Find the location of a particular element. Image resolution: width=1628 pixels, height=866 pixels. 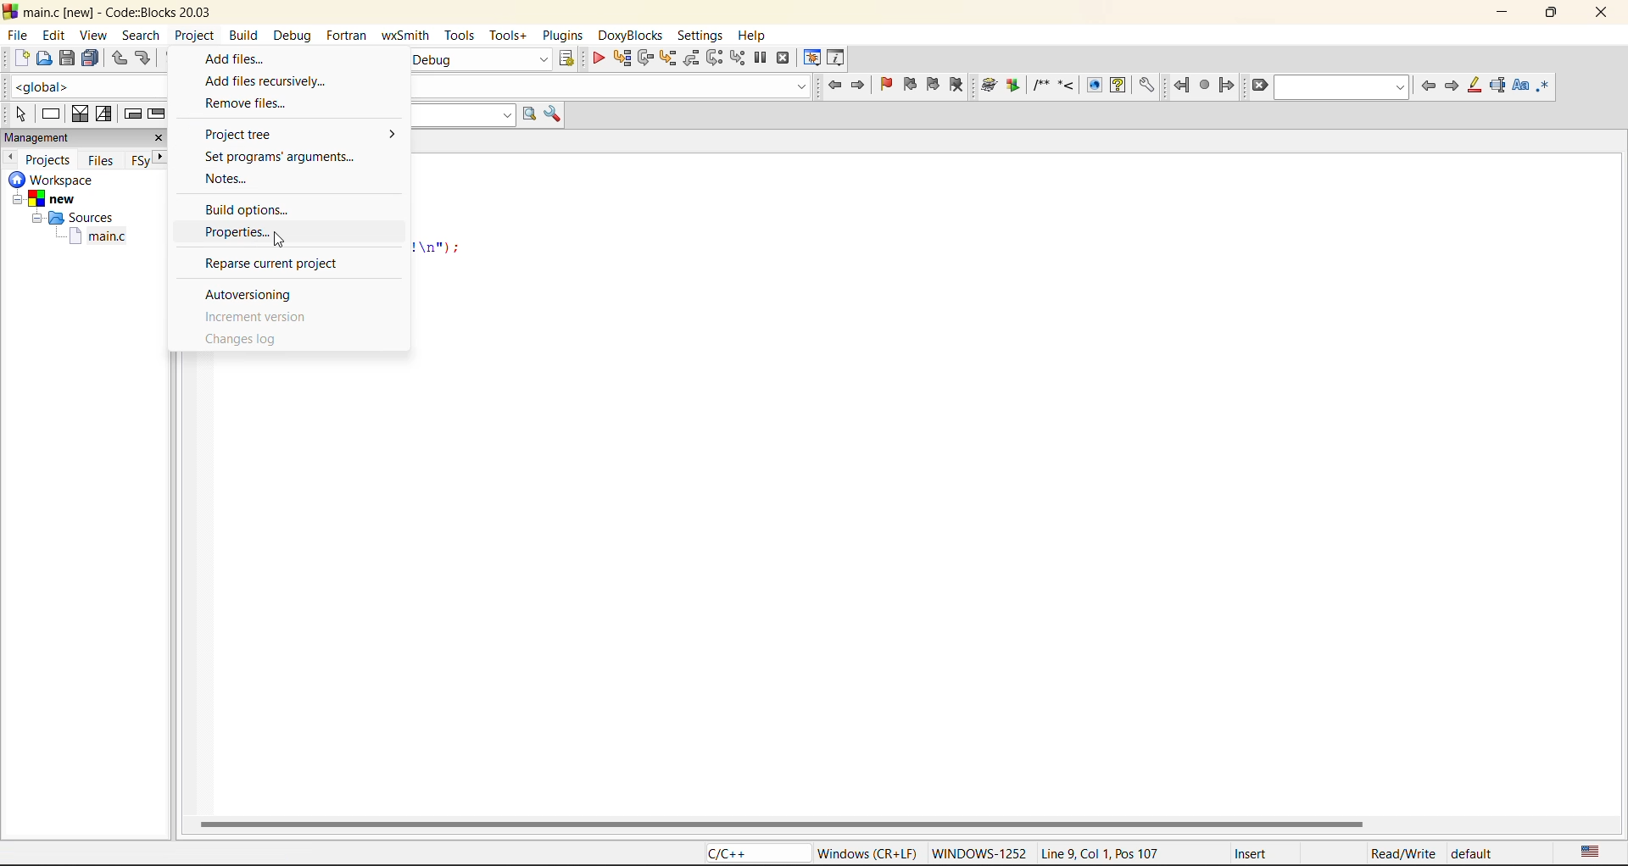

text to search is located at coordinates (461, 115).